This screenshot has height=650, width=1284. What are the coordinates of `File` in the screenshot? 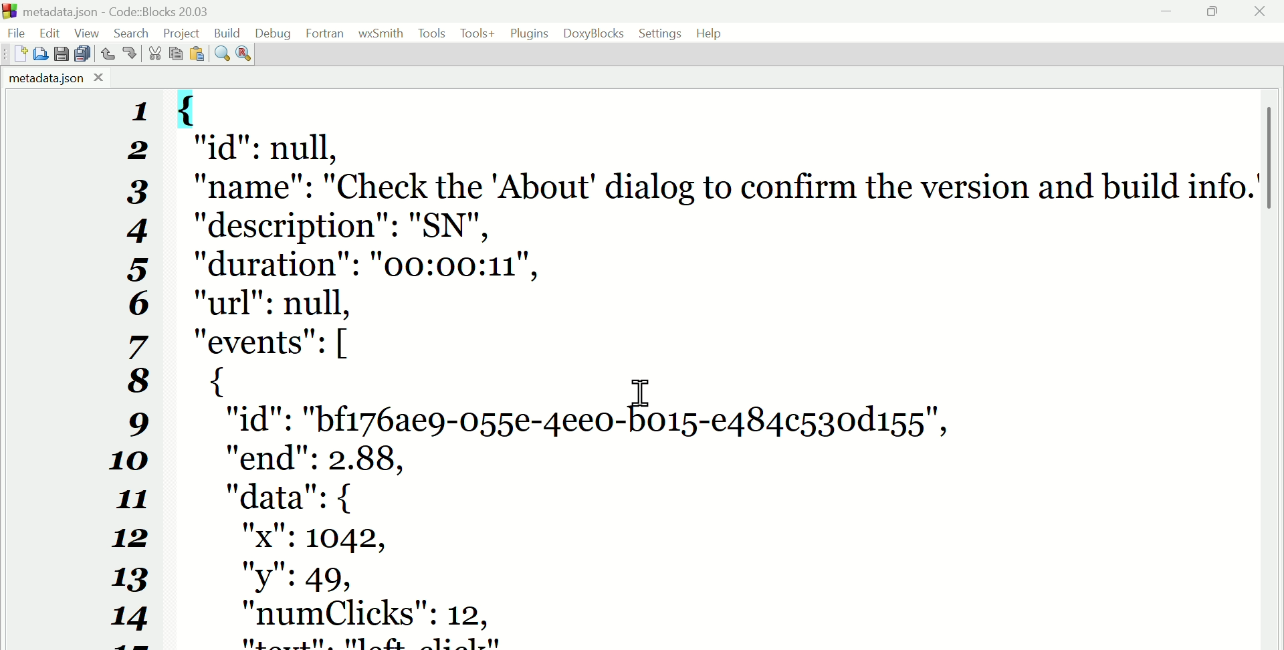 It's located at (20, 31).